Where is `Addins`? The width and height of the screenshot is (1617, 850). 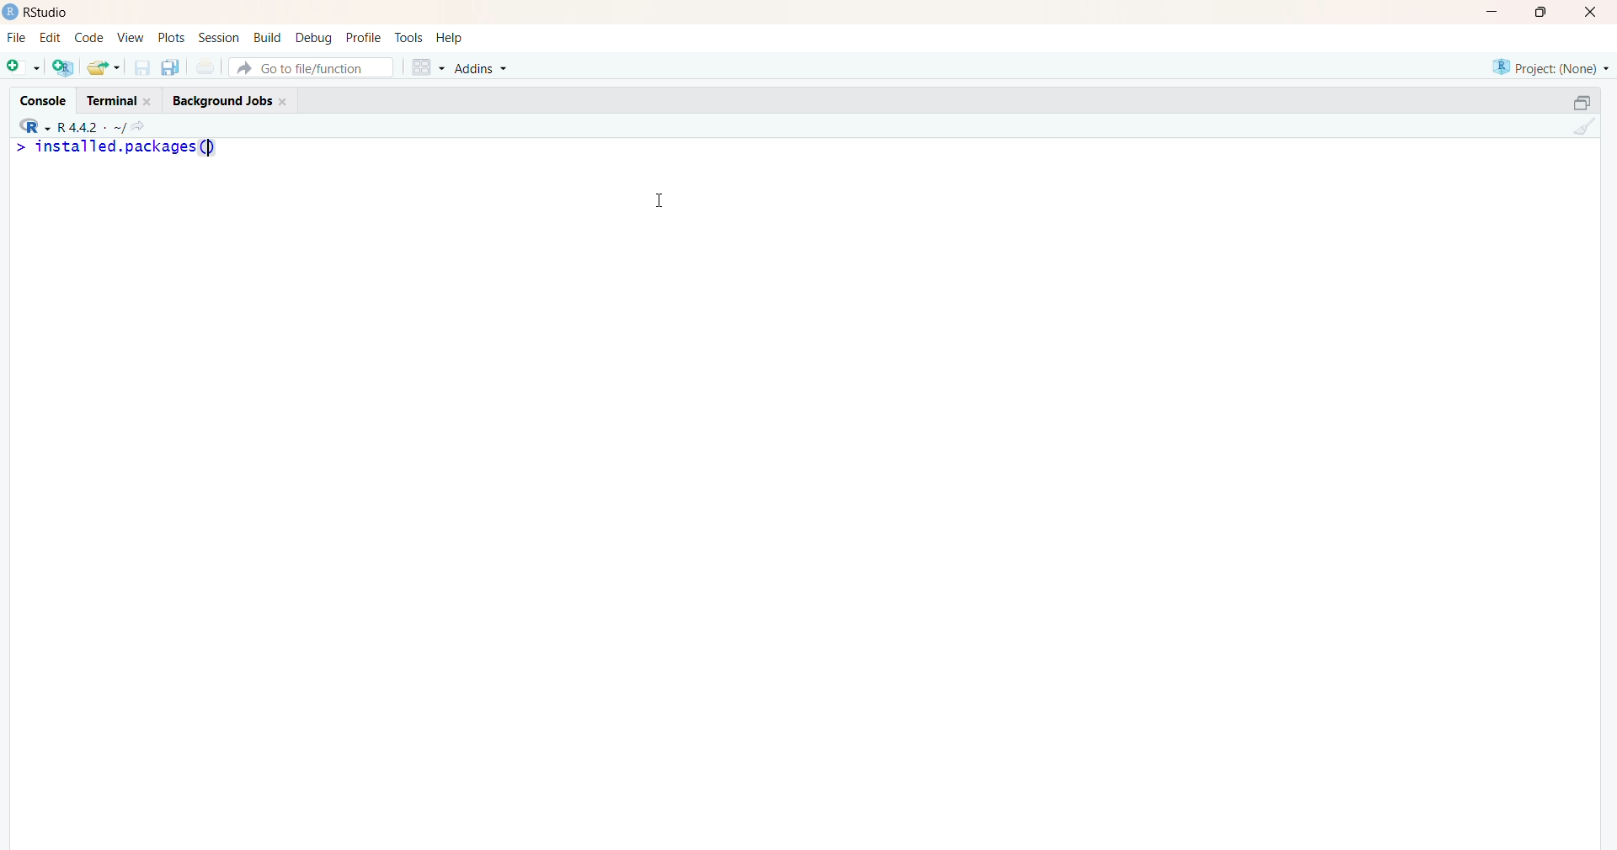
Addins is located at coordinates (484, 69).